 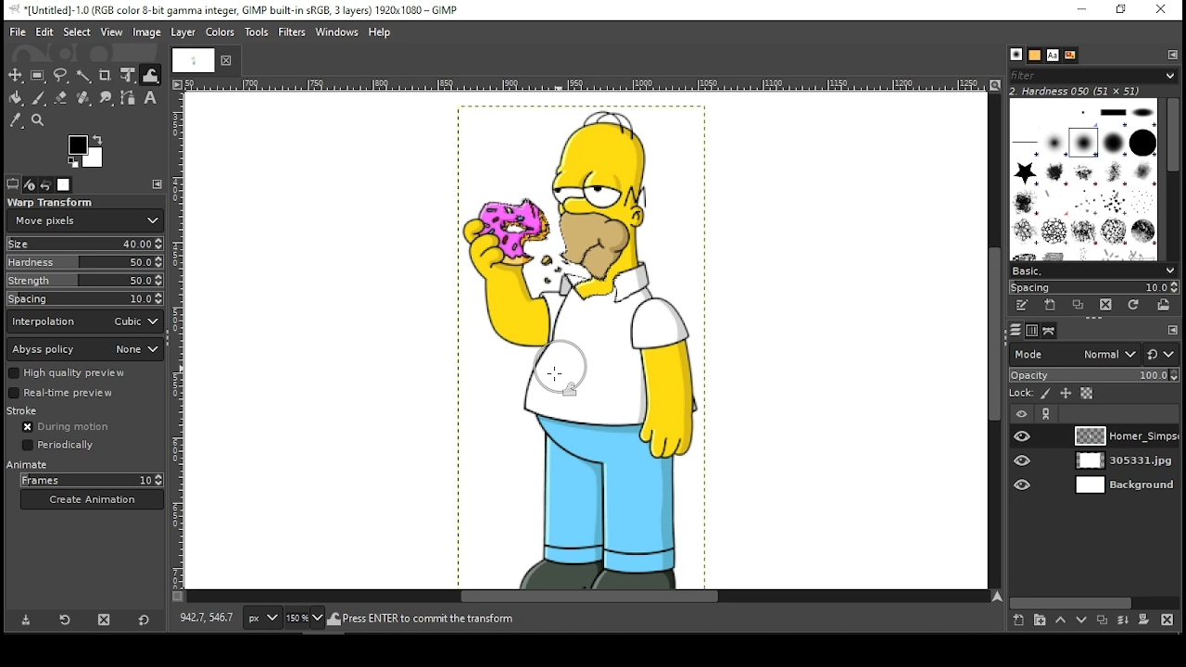 What do you see at coordinates (232, 58) in the screenshot?
I see `close` at bounding box center [232, 58].